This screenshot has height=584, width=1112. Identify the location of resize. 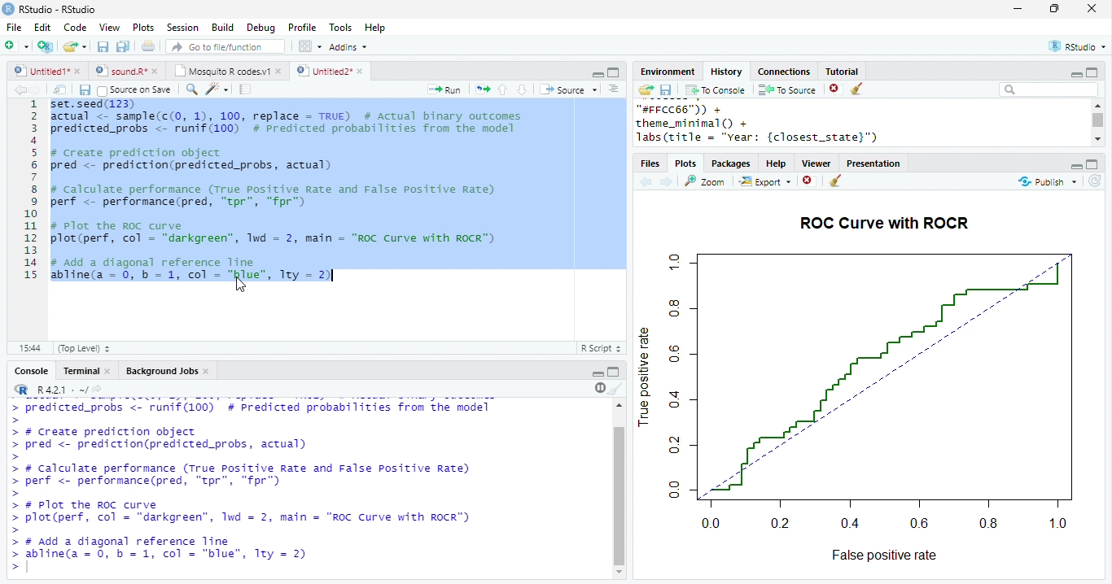
(1054, 9).